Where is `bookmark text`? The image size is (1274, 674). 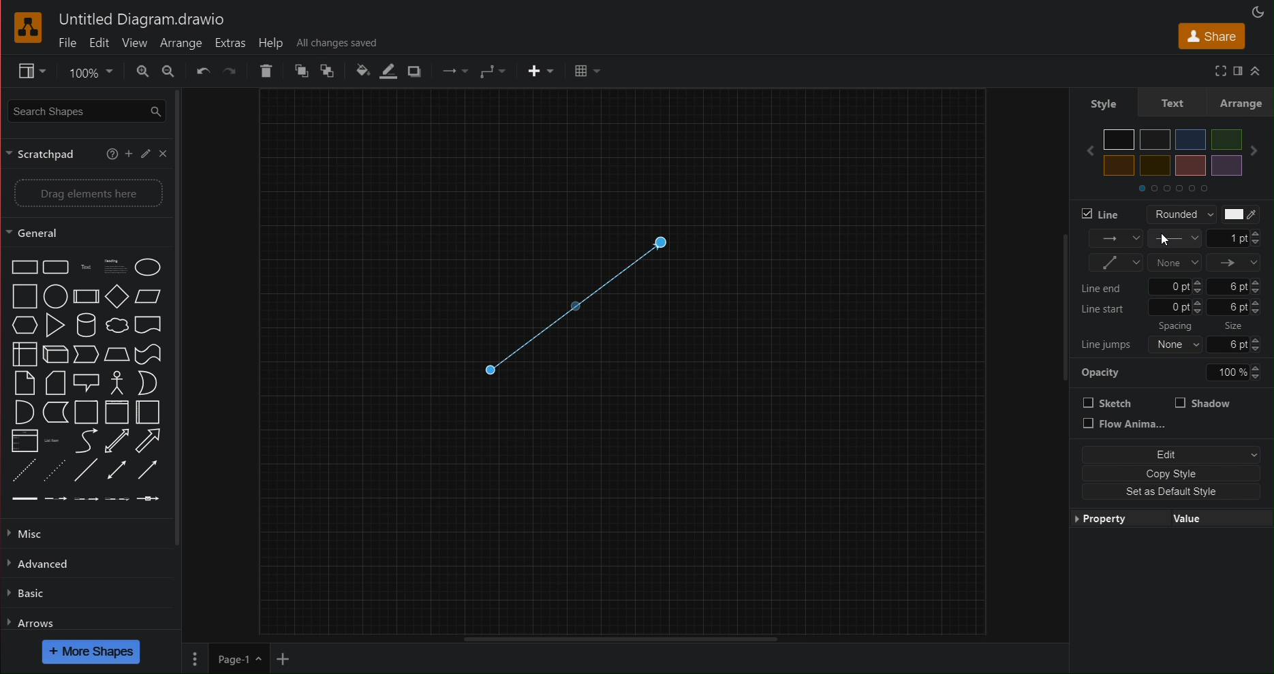 bookmark text is located at coordinates (1237, 69).